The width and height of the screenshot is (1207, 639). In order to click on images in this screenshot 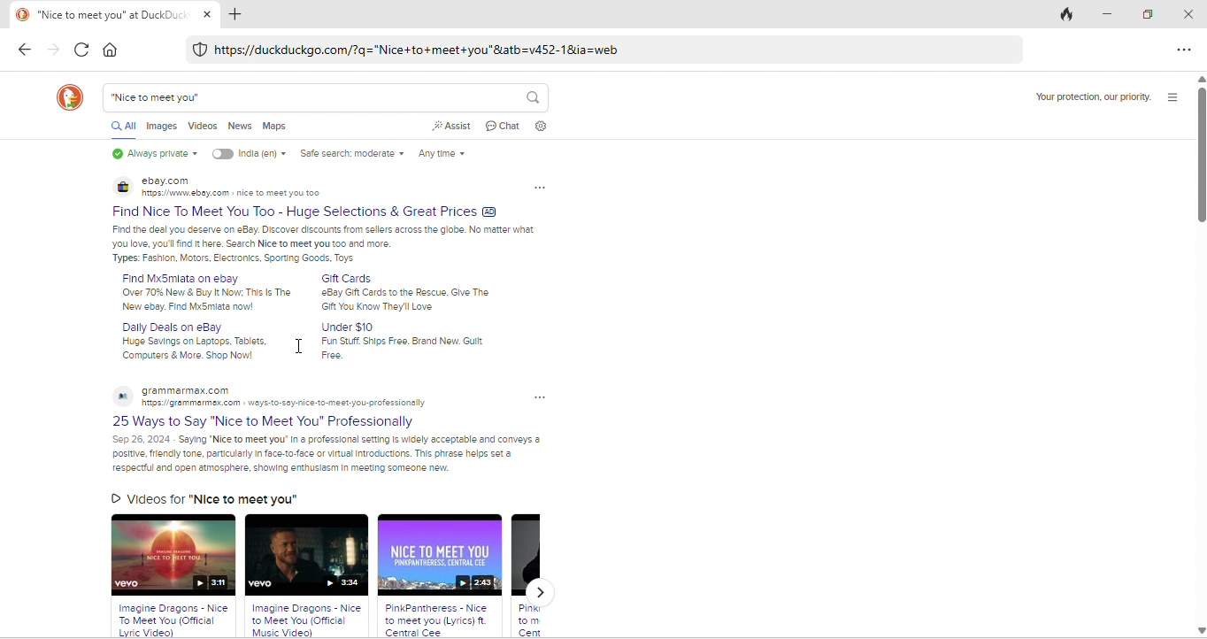, I will do `click(163, 127)`.